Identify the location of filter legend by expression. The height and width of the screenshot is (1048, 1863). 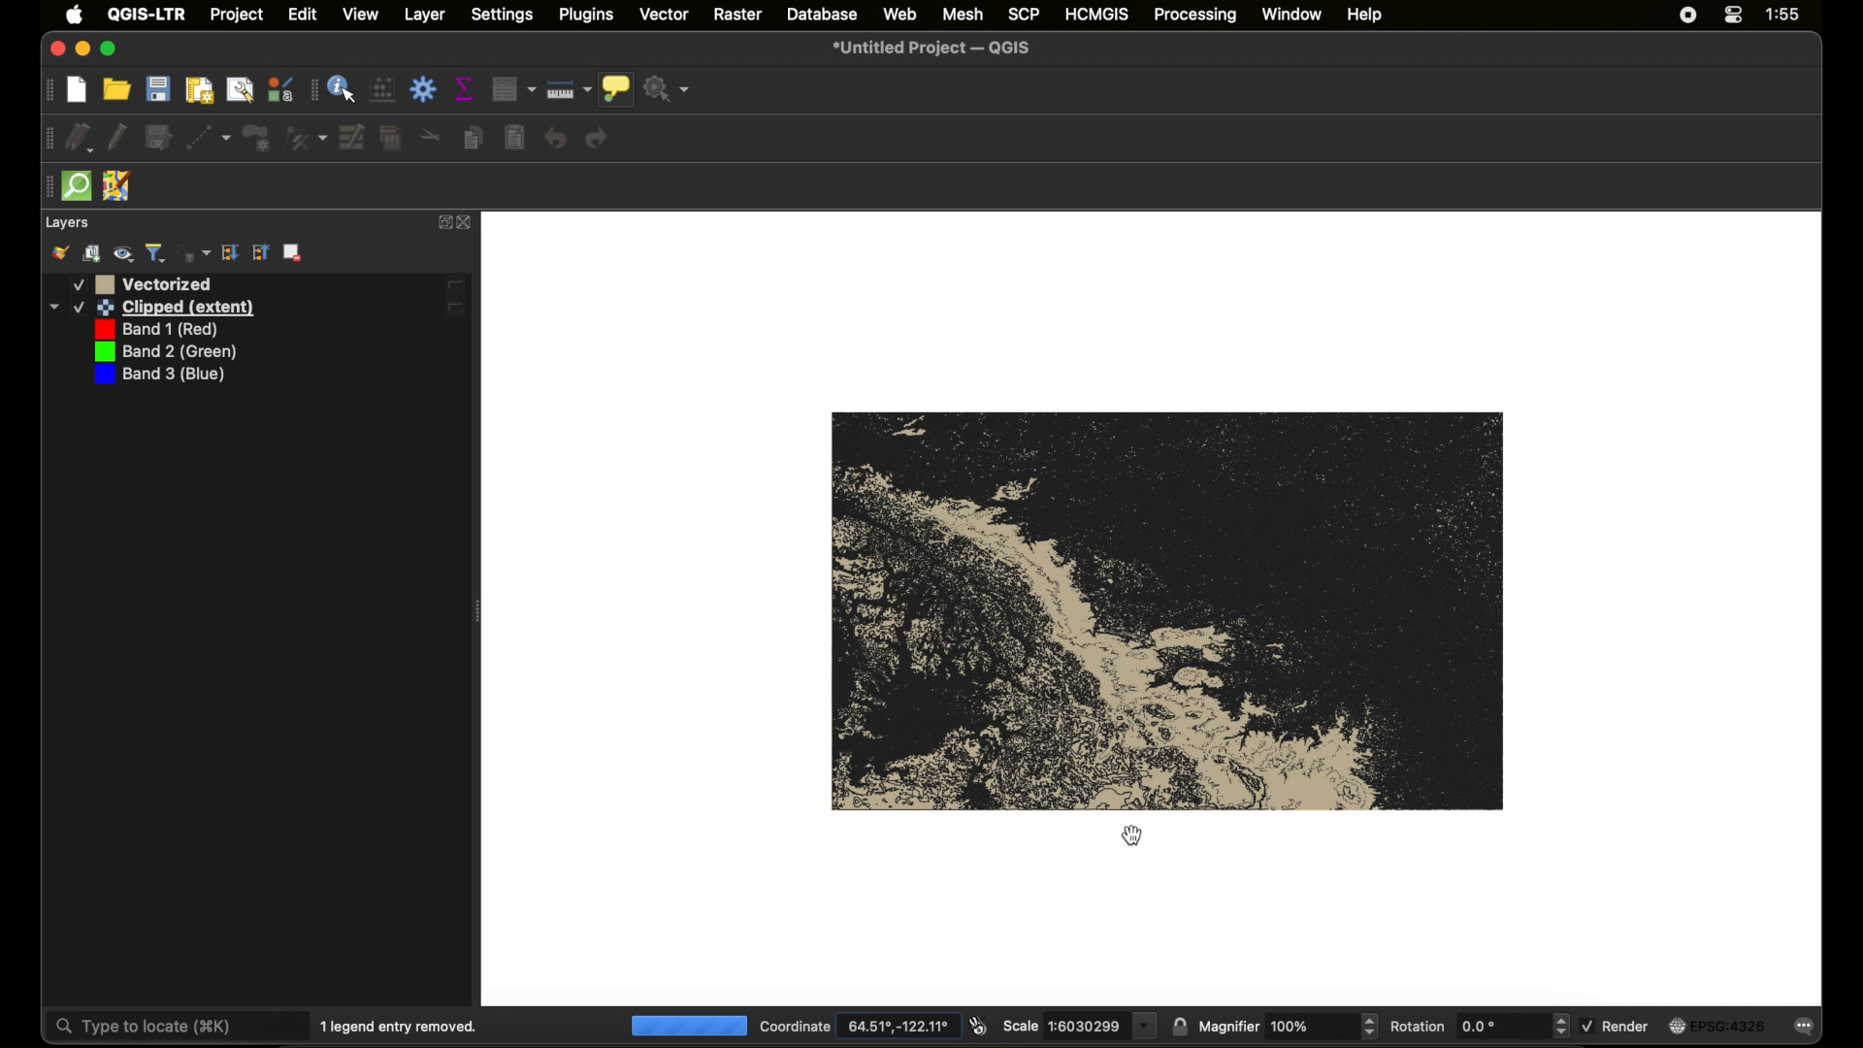
(195, 253).